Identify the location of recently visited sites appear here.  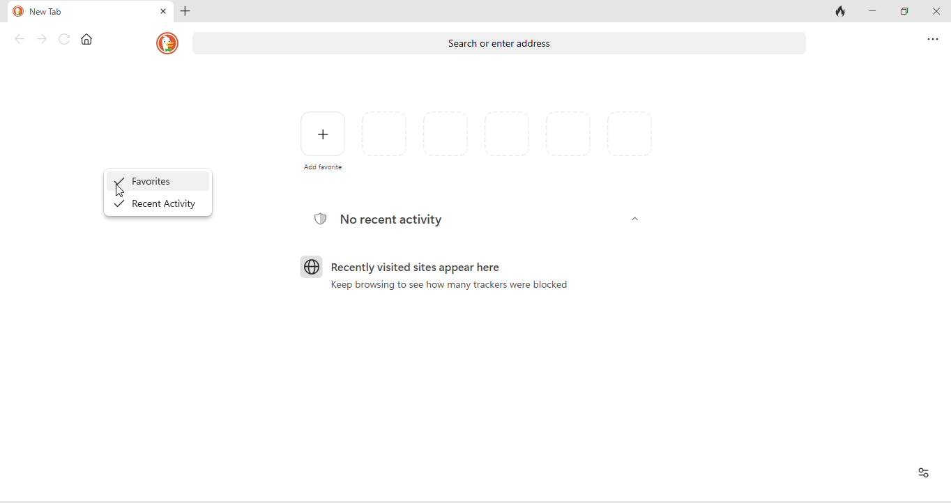
(425, 268).